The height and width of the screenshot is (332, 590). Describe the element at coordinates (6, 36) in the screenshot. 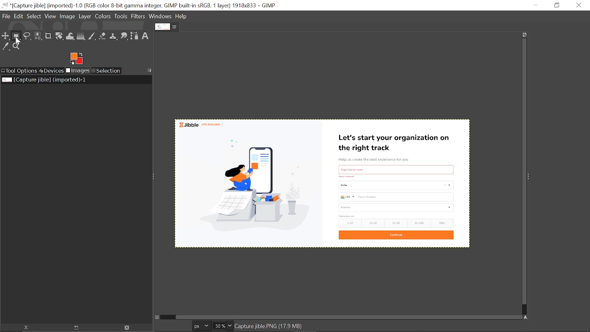

I see `Move tool` at that location.